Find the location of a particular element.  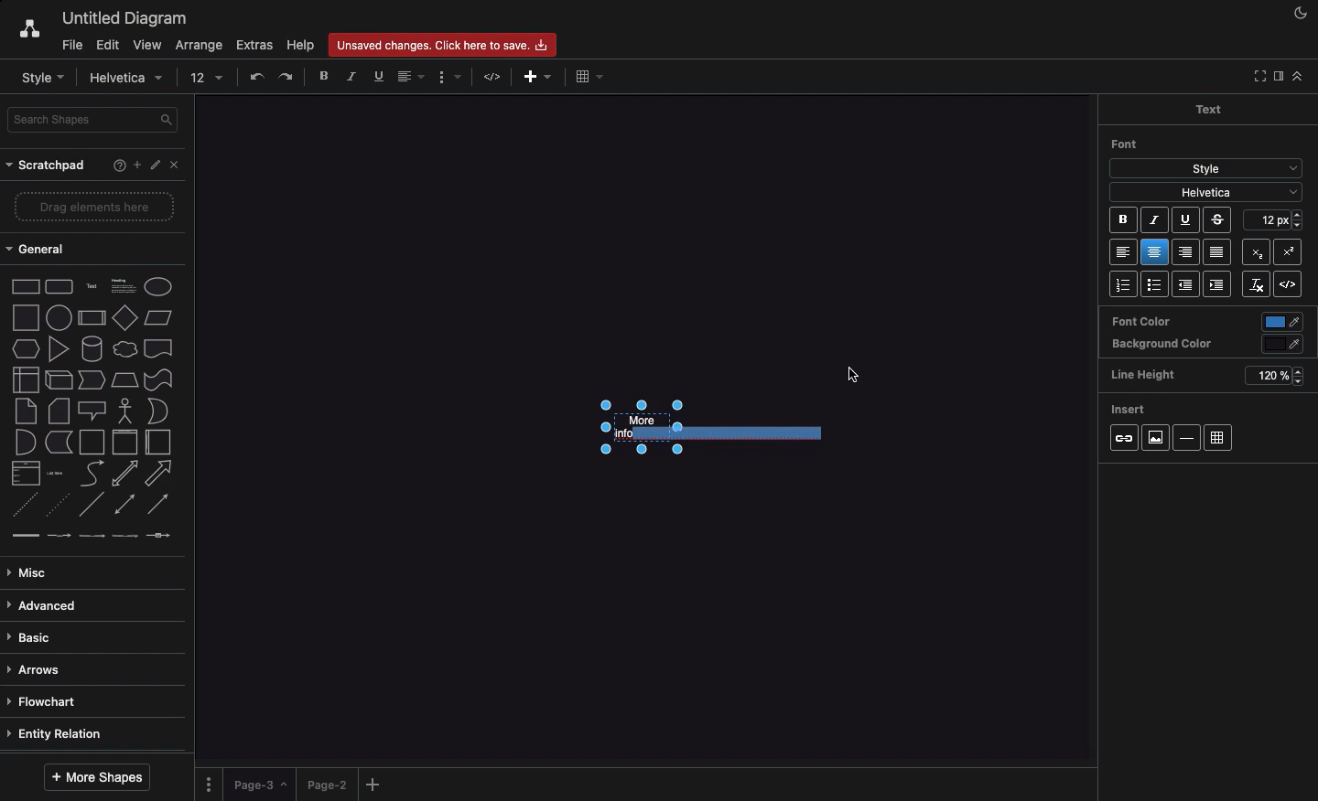

Page 2 is located at coordinates (325, 784).